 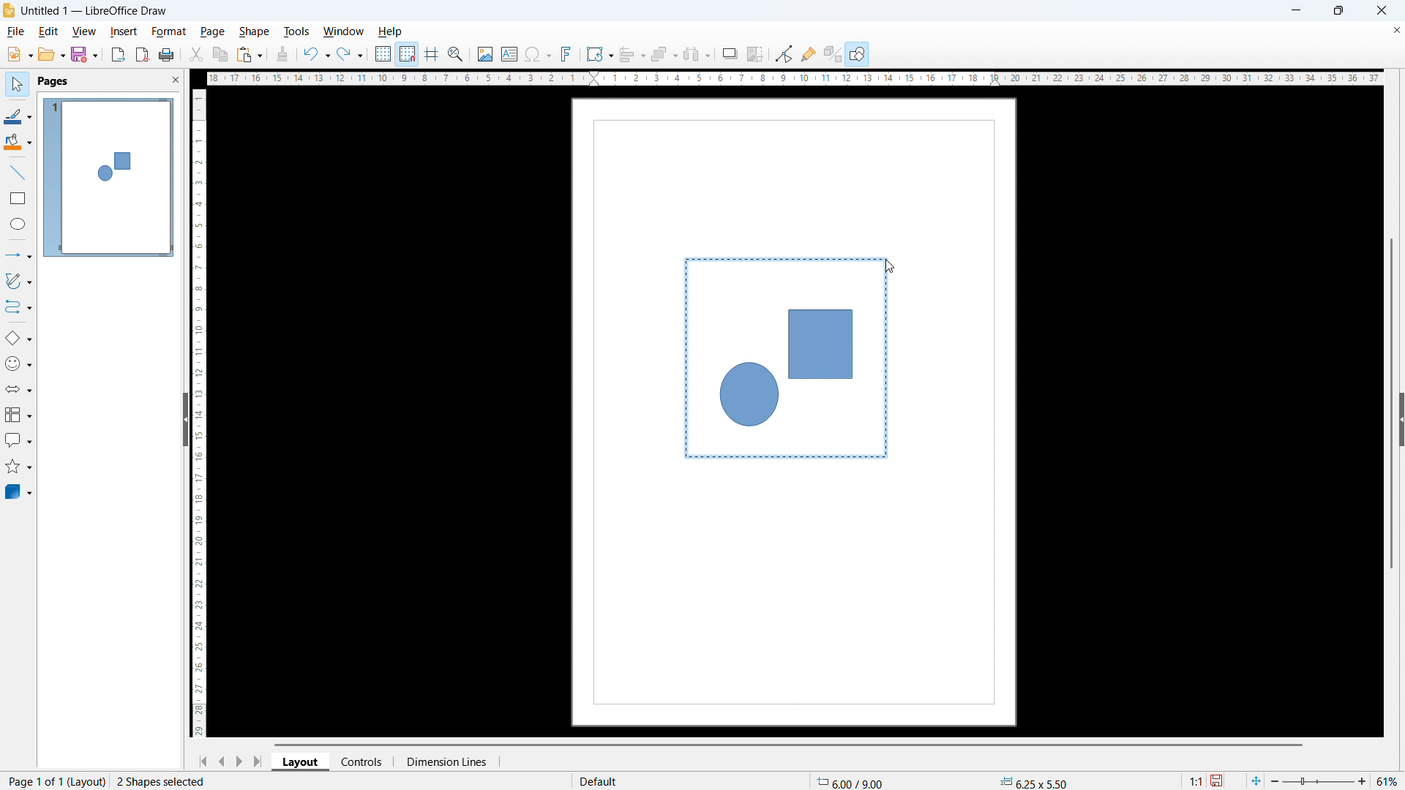 What do you see at coordinates (1030, 780) in the screenshot?
I see `object dimension` at bounding box center [1030, 780].